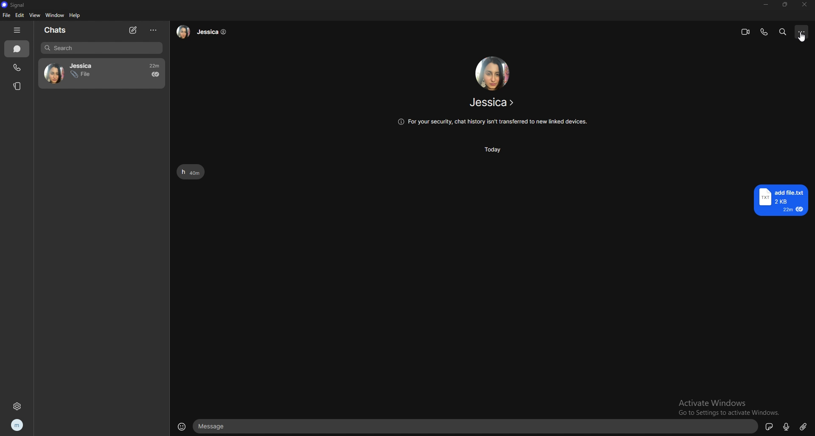 The height and width of the screenshot is (436, 815). What do you see at coordinates (764, 32) in the screenshot?
I see `voice call` at bounding box center [764, 32].